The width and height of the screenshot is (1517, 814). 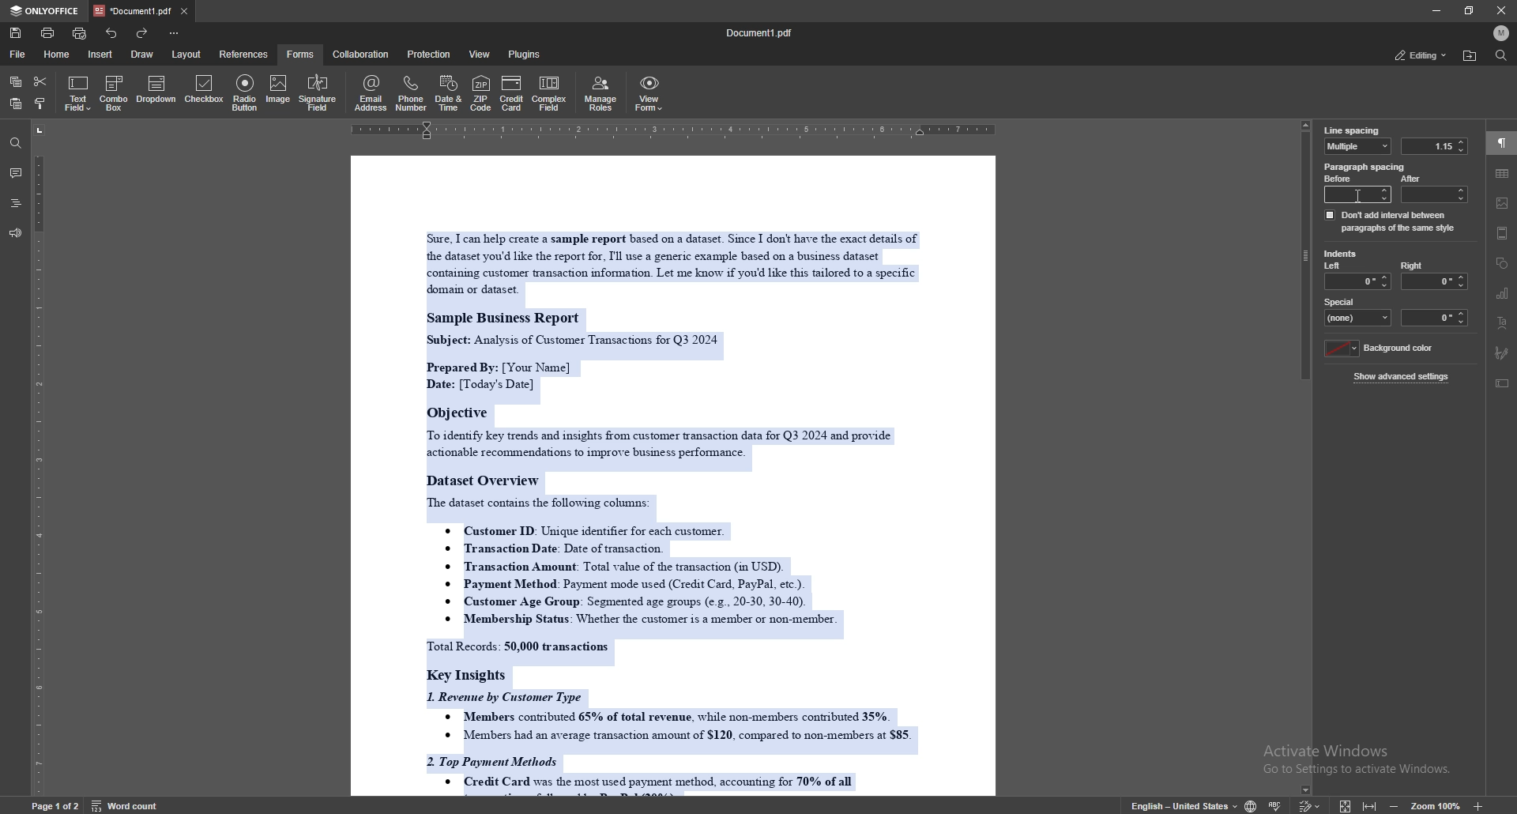 I want to click on redo, so click(x=141, y=33).